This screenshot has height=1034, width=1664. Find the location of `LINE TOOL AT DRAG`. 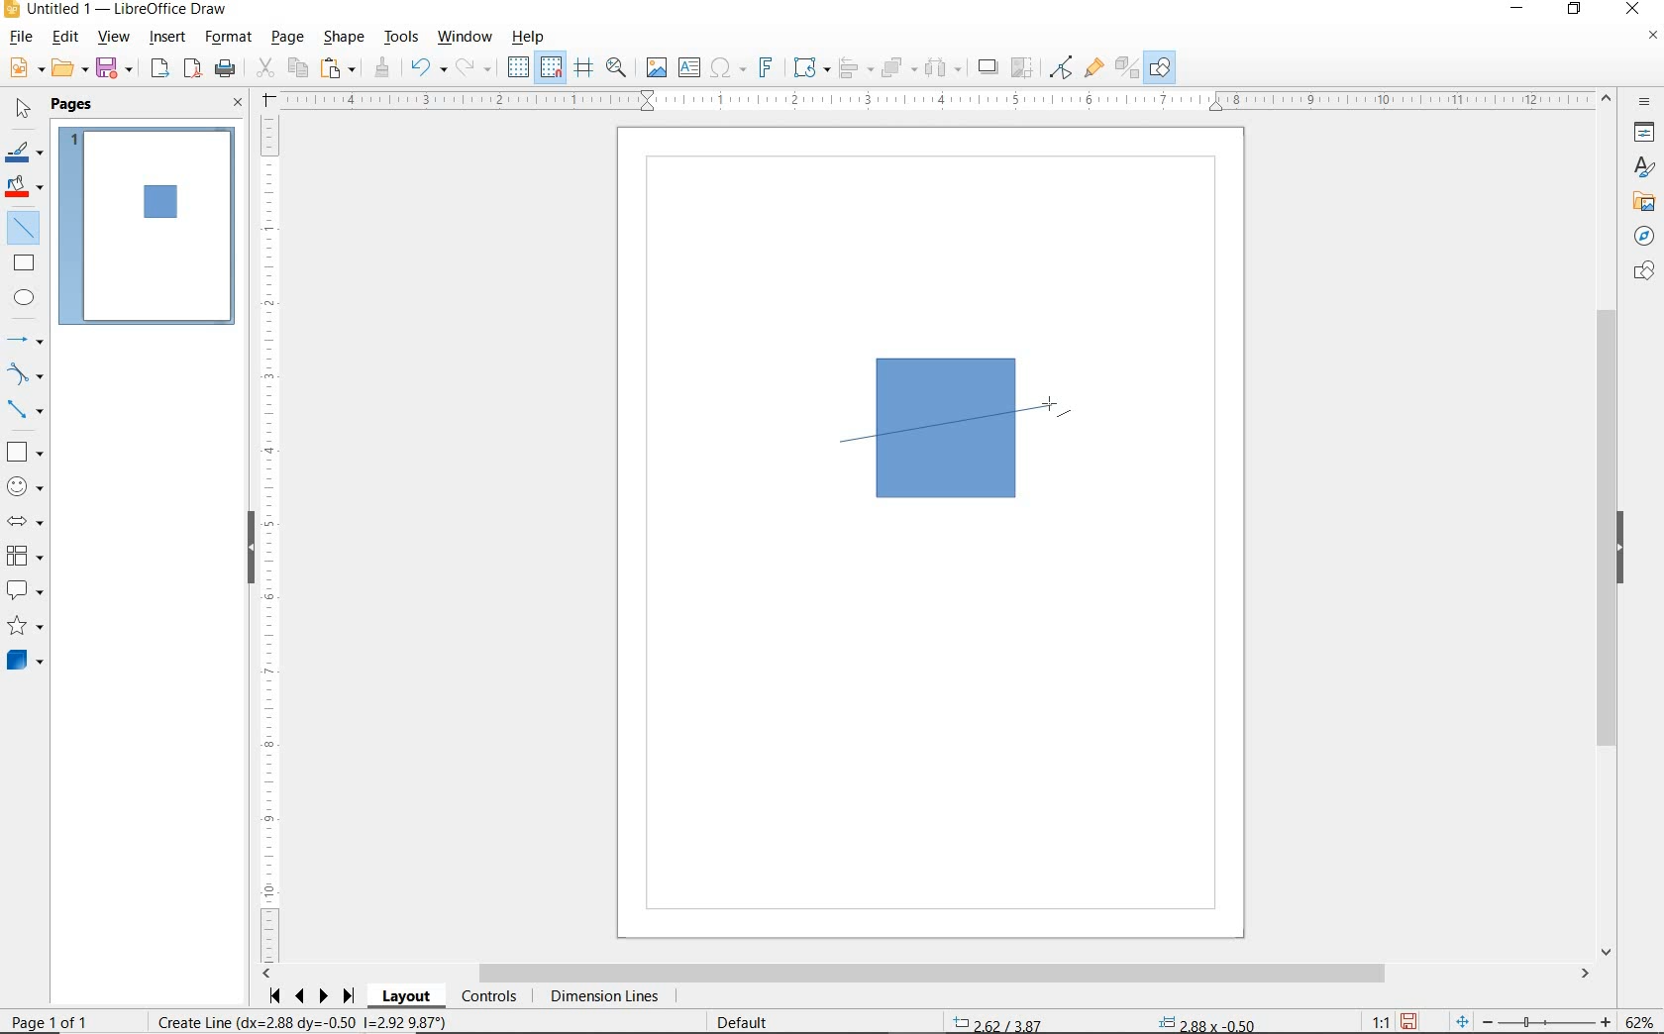

LINE TOOL AT DRAG is located at coordinates (1055, 404).